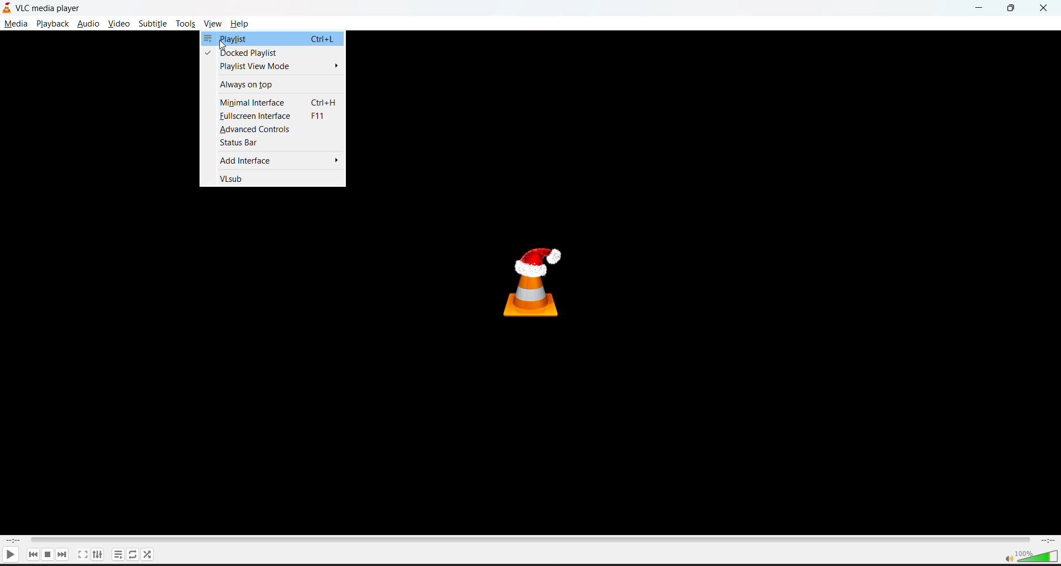 Image resolution: width=1061 pixels, height=566 pixels. Describe the element at coordinates (83, 555) in the screenshot. I see `toggle fullscreen` at that location.